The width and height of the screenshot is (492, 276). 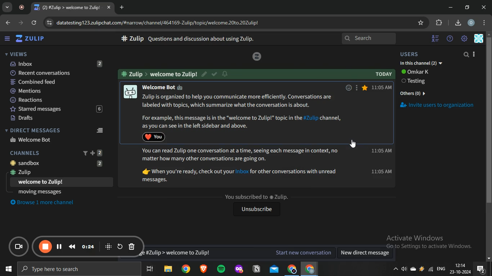 What do you see at coordinates (460, 269) in the screenshot?
I see `date and time` at bounding box center [460, 269].